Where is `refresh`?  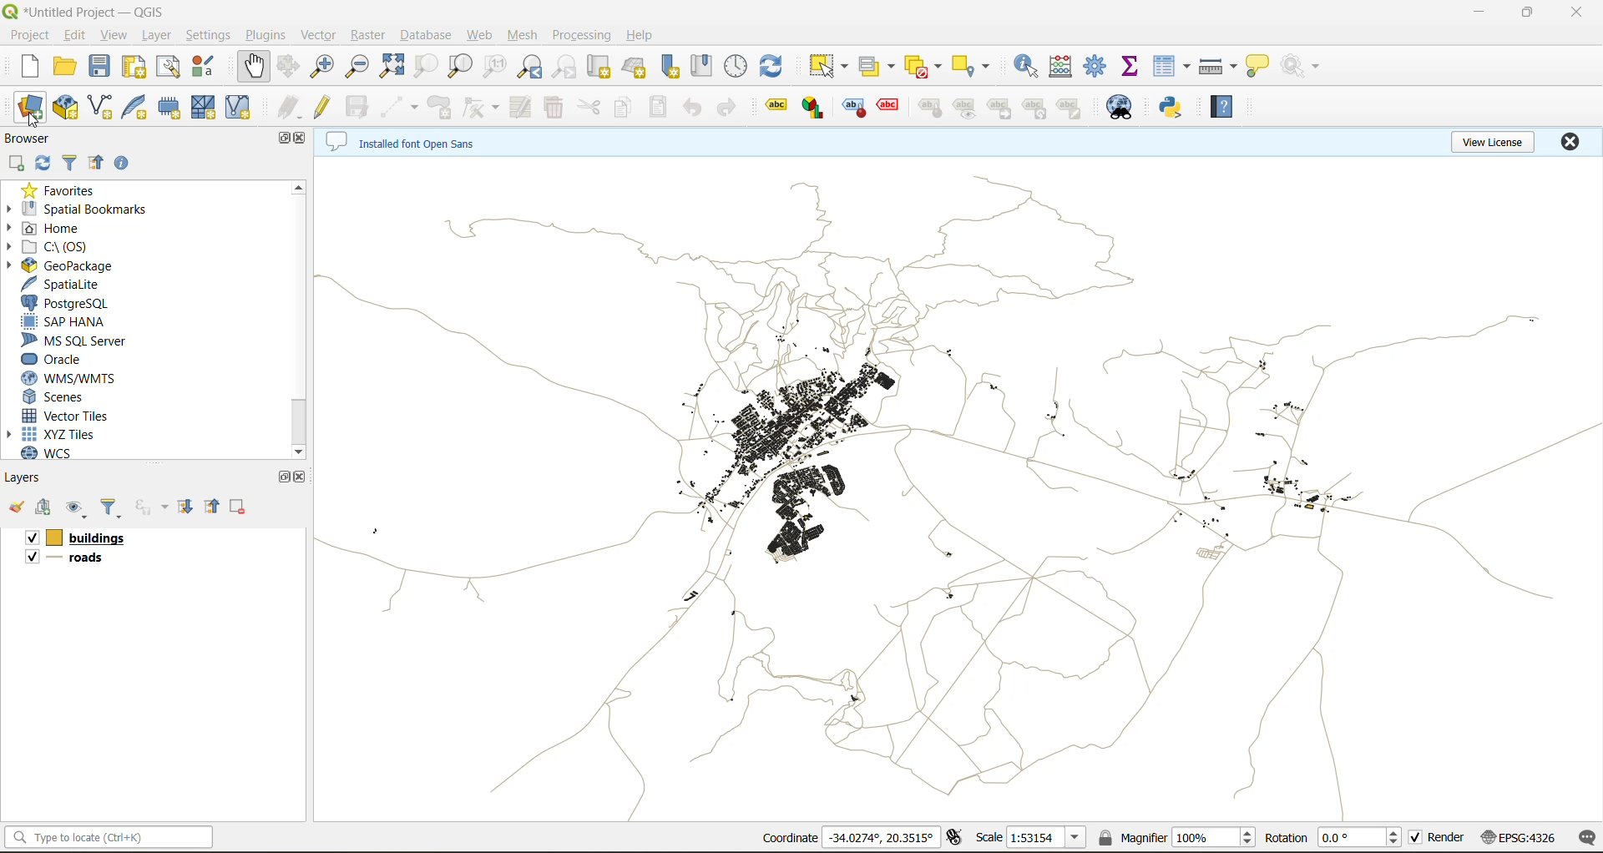
refresh is located at coordinates (771, 68).